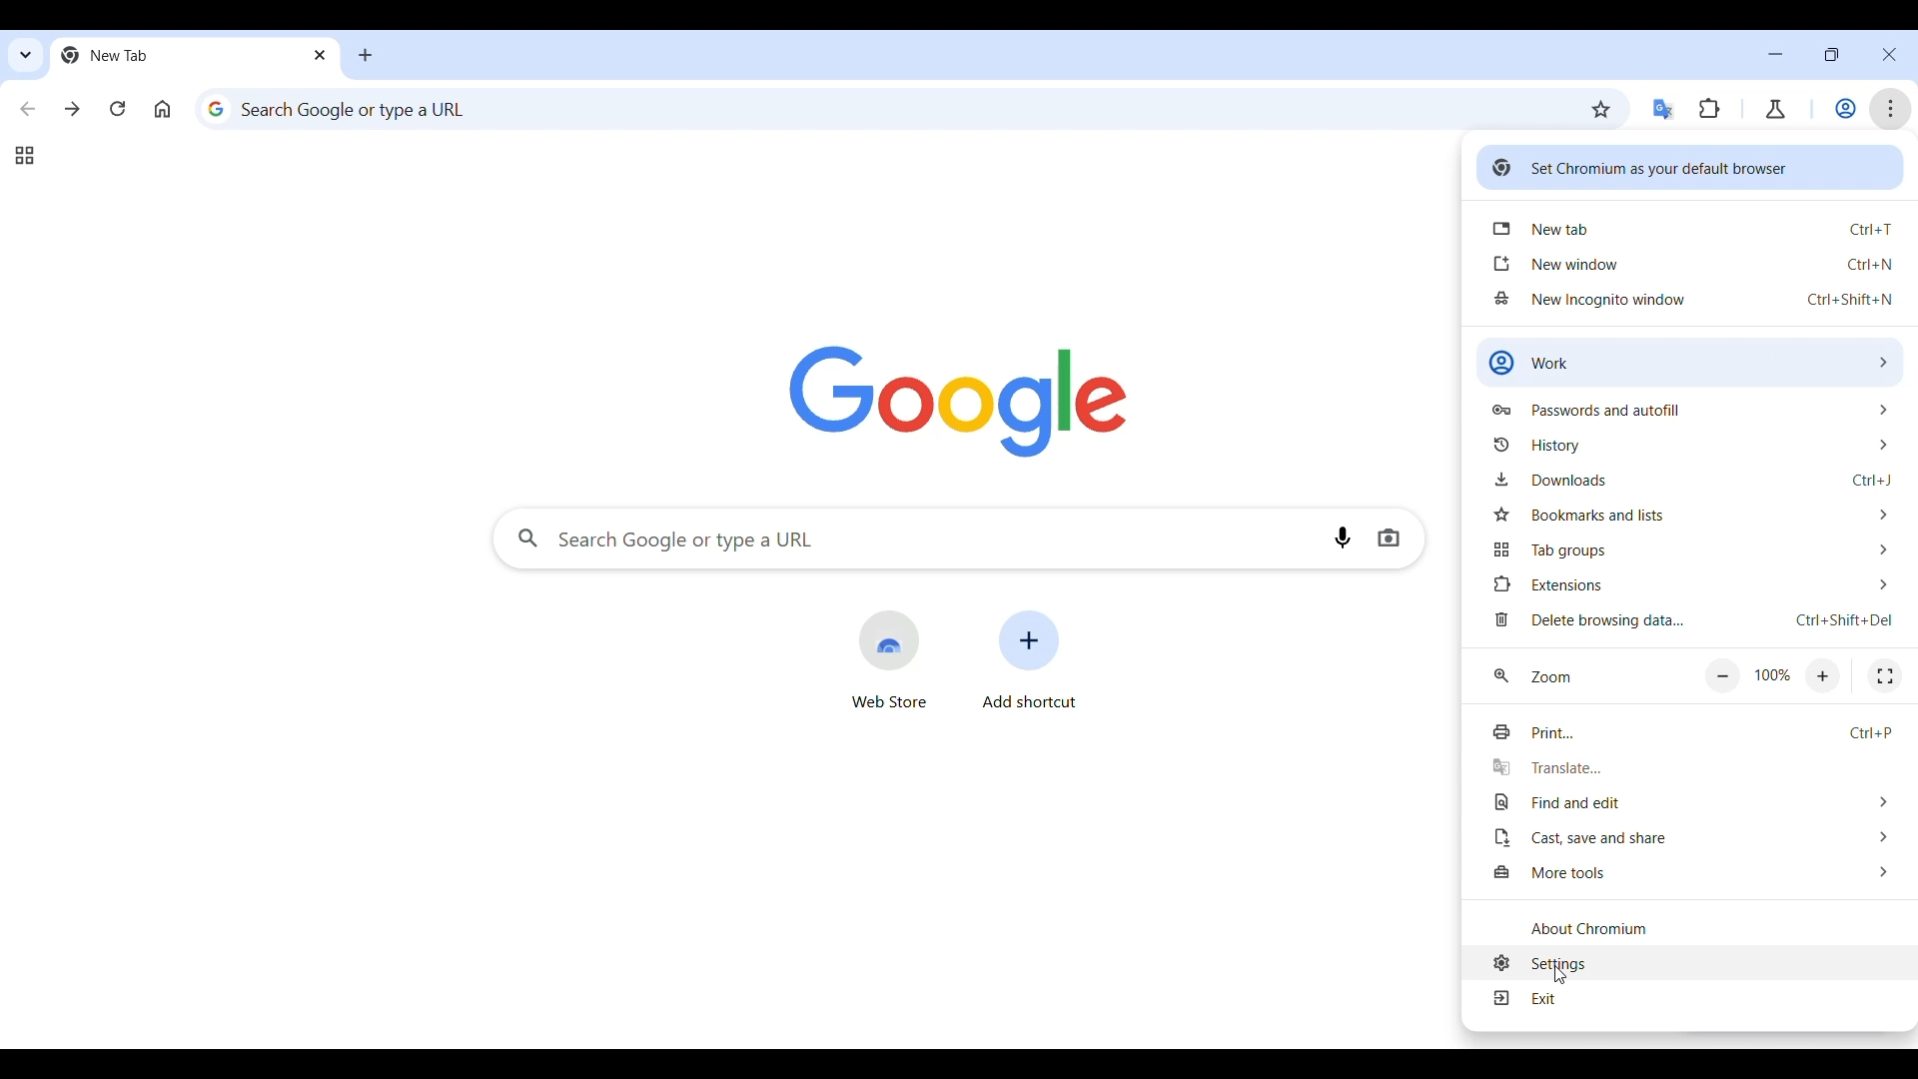 Image resolution: width=1918 pixels, height=1079 pixels. Describe the element at coordinates (1693, 300) in the screenshot. I see `new incognito window` at that location.